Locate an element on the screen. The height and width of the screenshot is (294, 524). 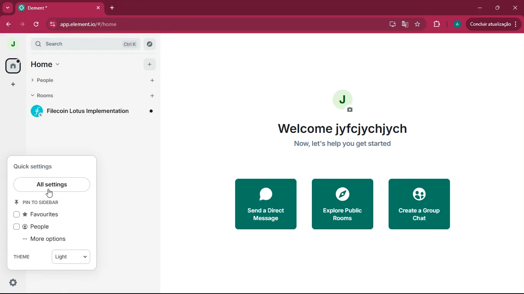
Cursor is located at coordinates (51, 193).